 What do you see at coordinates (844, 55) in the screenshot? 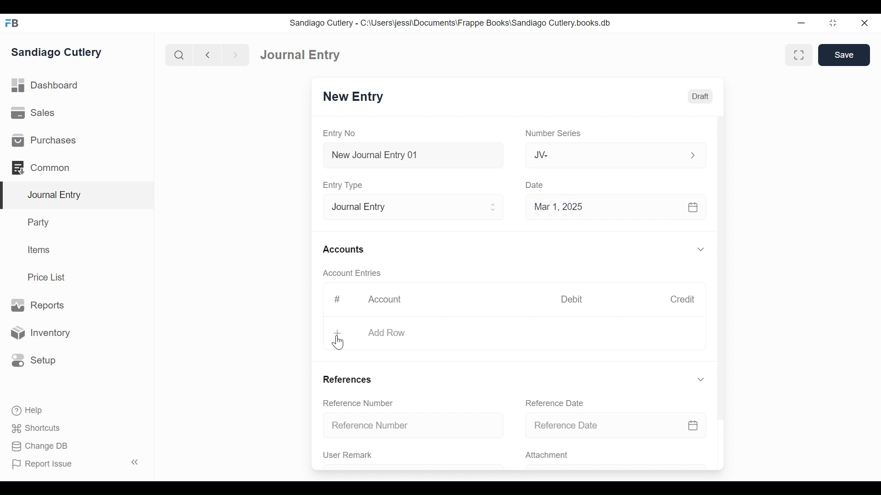
I see `Save` at bounding box center [844, 55].